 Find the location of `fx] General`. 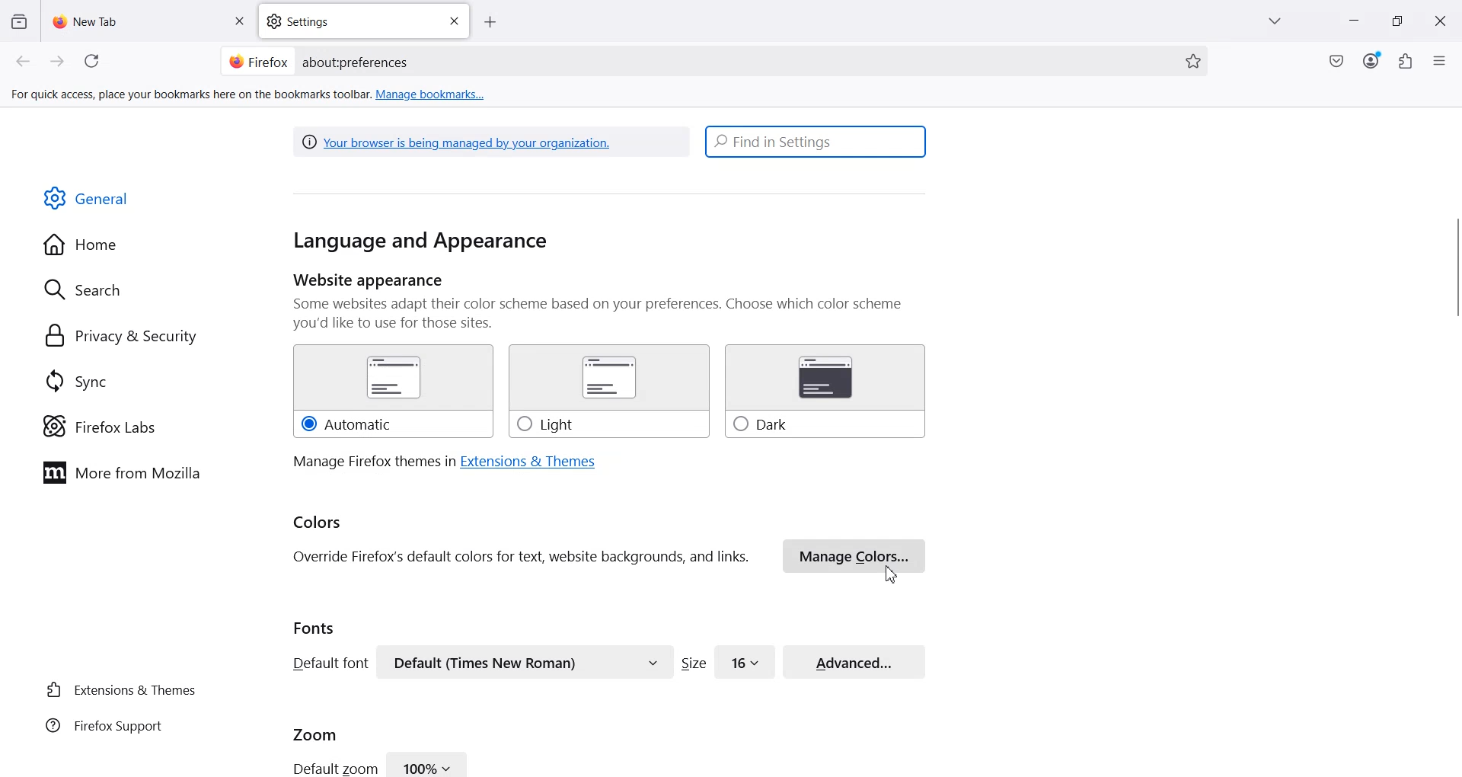

fx] General is located at coordinates (87, 199).